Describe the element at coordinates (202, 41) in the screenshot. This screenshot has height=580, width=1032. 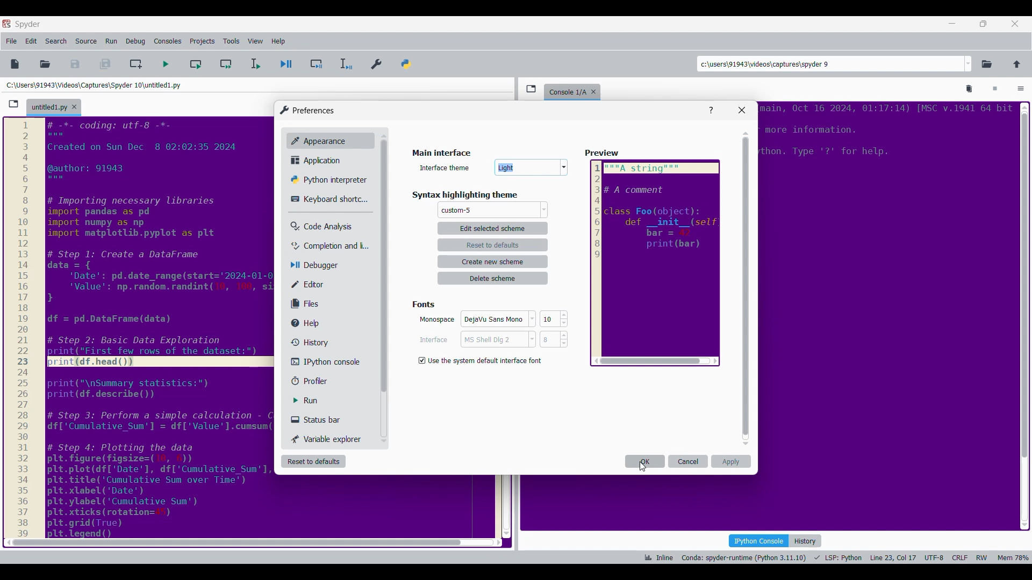
I see `Projects menu` at that location.